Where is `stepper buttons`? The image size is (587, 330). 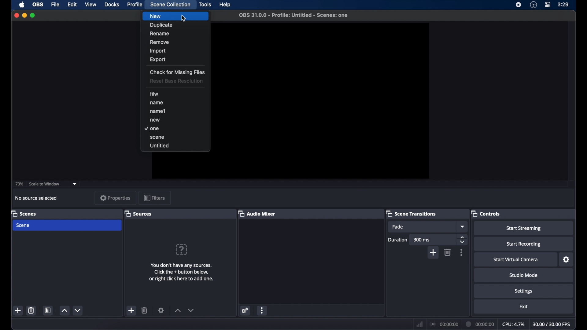
stepper buttons is located at coordinates (462, 240).